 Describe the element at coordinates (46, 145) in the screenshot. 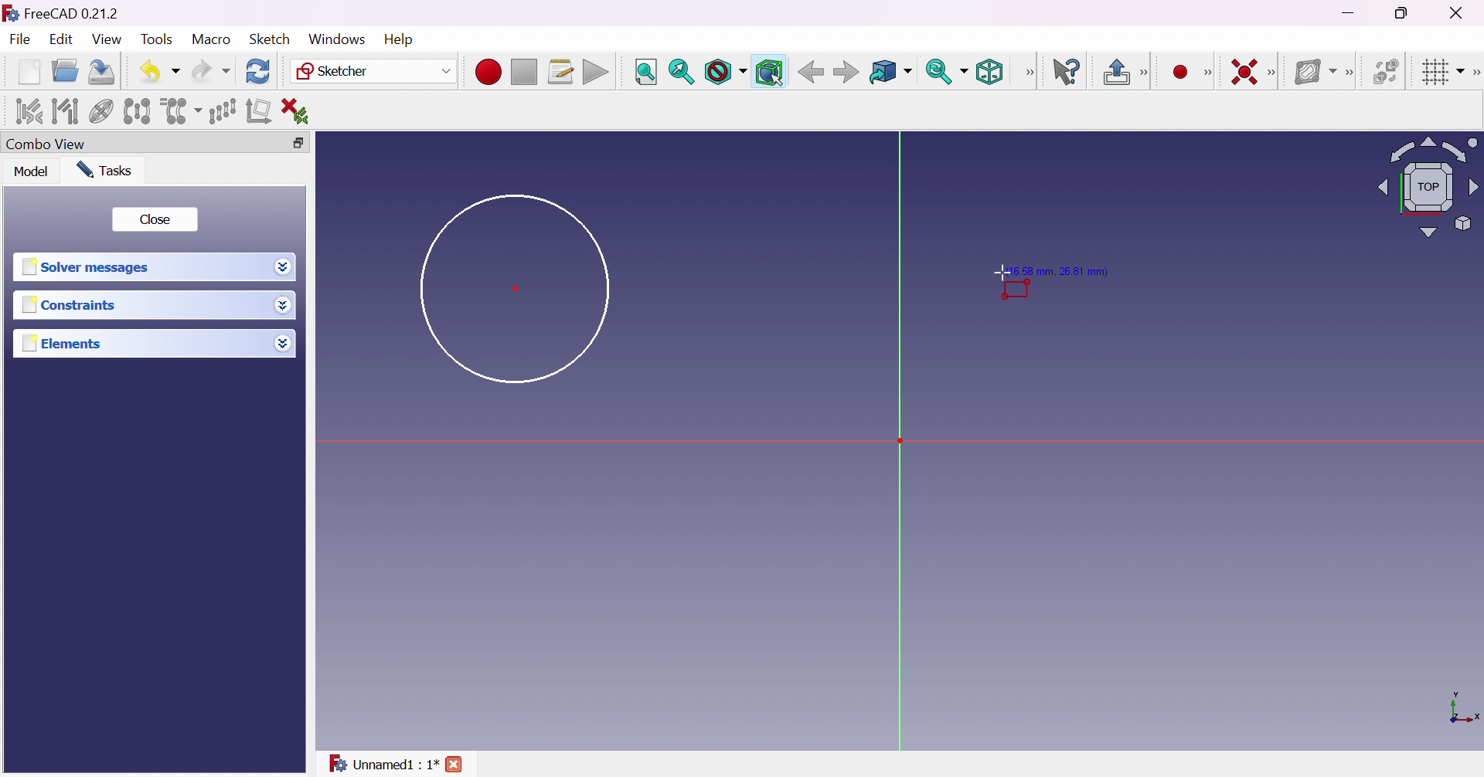

I see `Combo view` at that location.